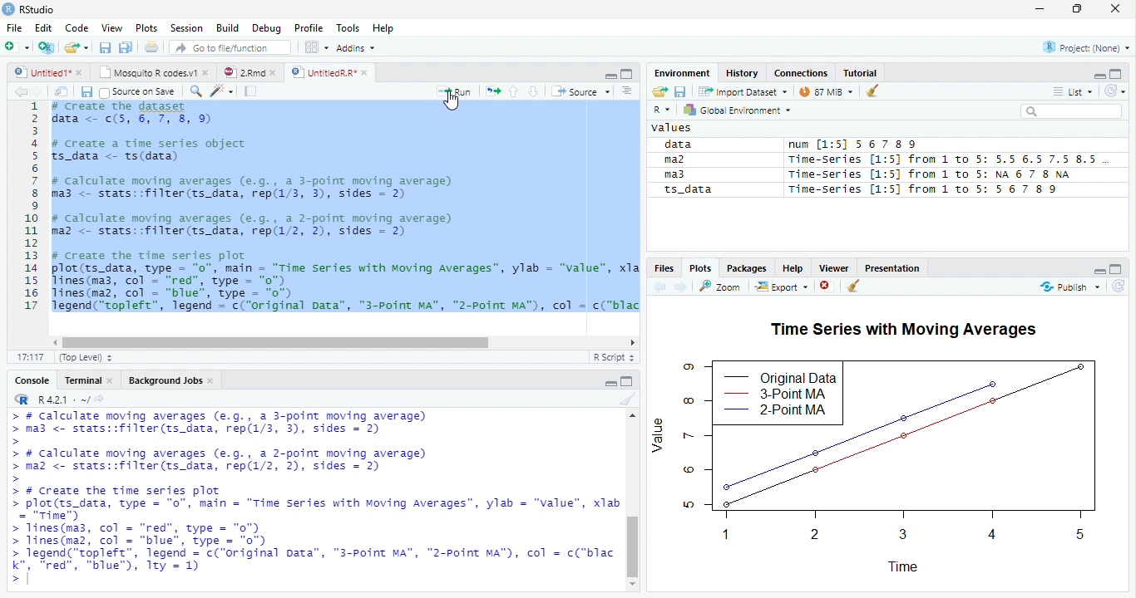 This screenshot has height=598, width=1136. What do you see at coordinates (791, 268) in the screenshot?
I see `Help` at bounding box center [791, 268].